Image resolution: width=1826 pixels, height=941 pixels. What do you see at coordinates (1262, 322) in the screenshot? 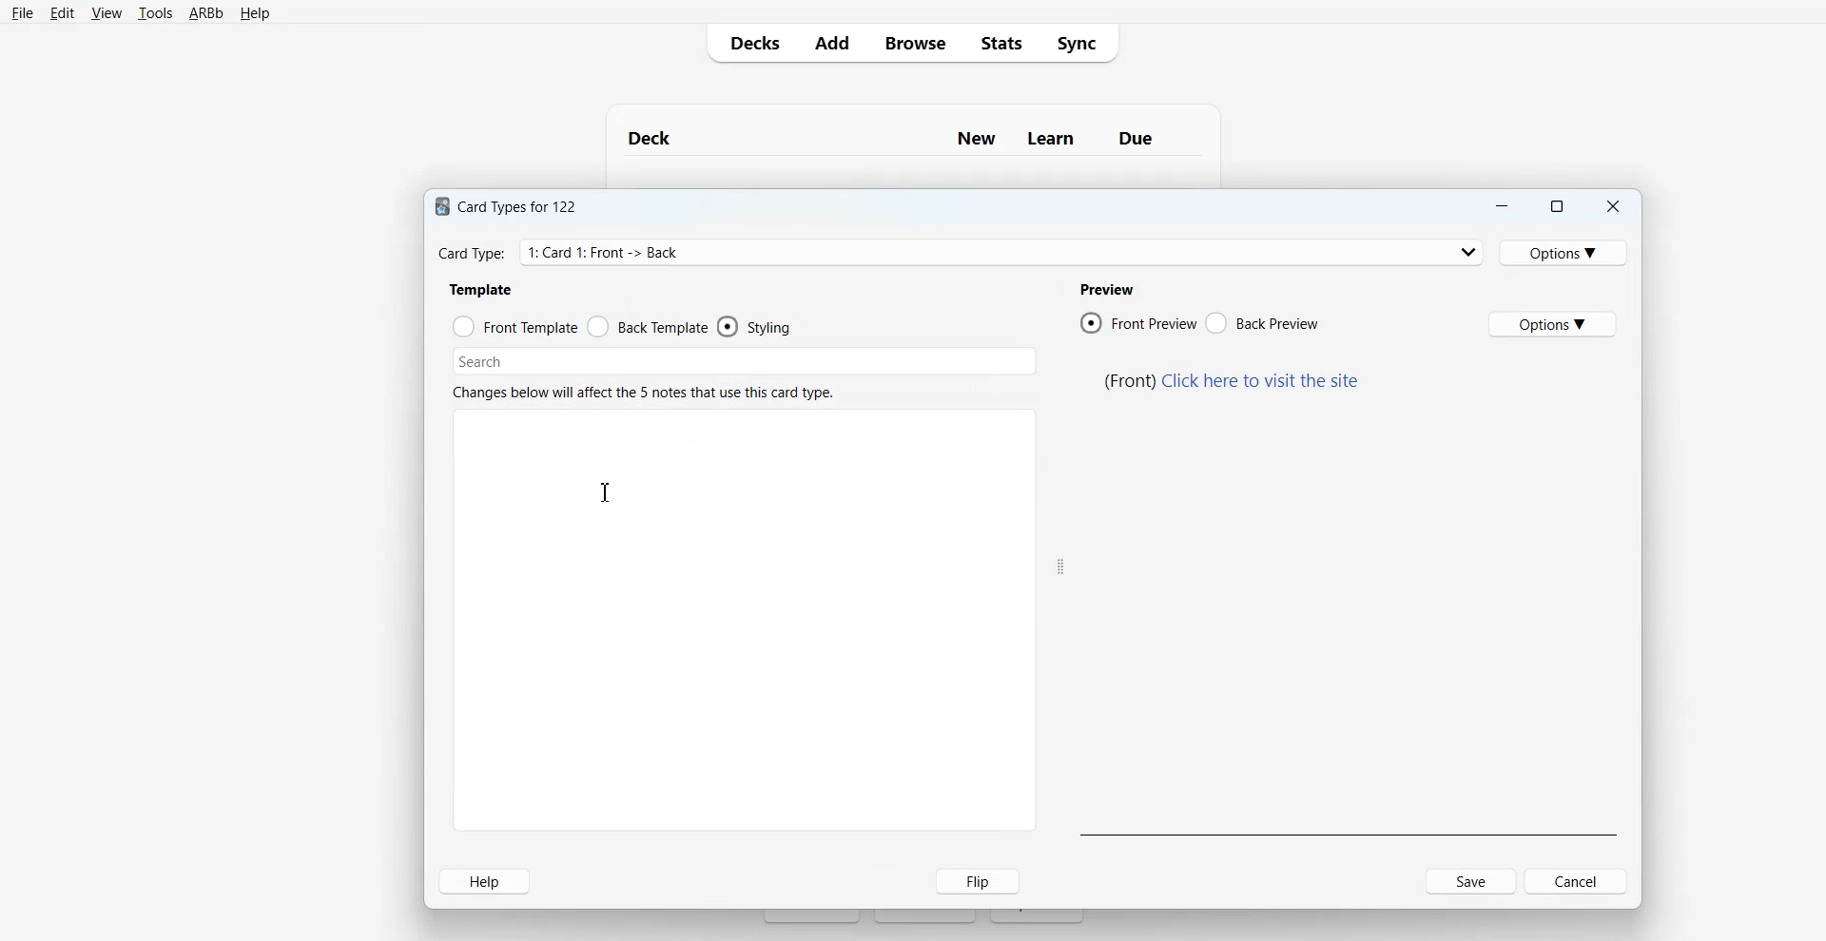
I see `Back Preview` at bounding box center [1262, 322].